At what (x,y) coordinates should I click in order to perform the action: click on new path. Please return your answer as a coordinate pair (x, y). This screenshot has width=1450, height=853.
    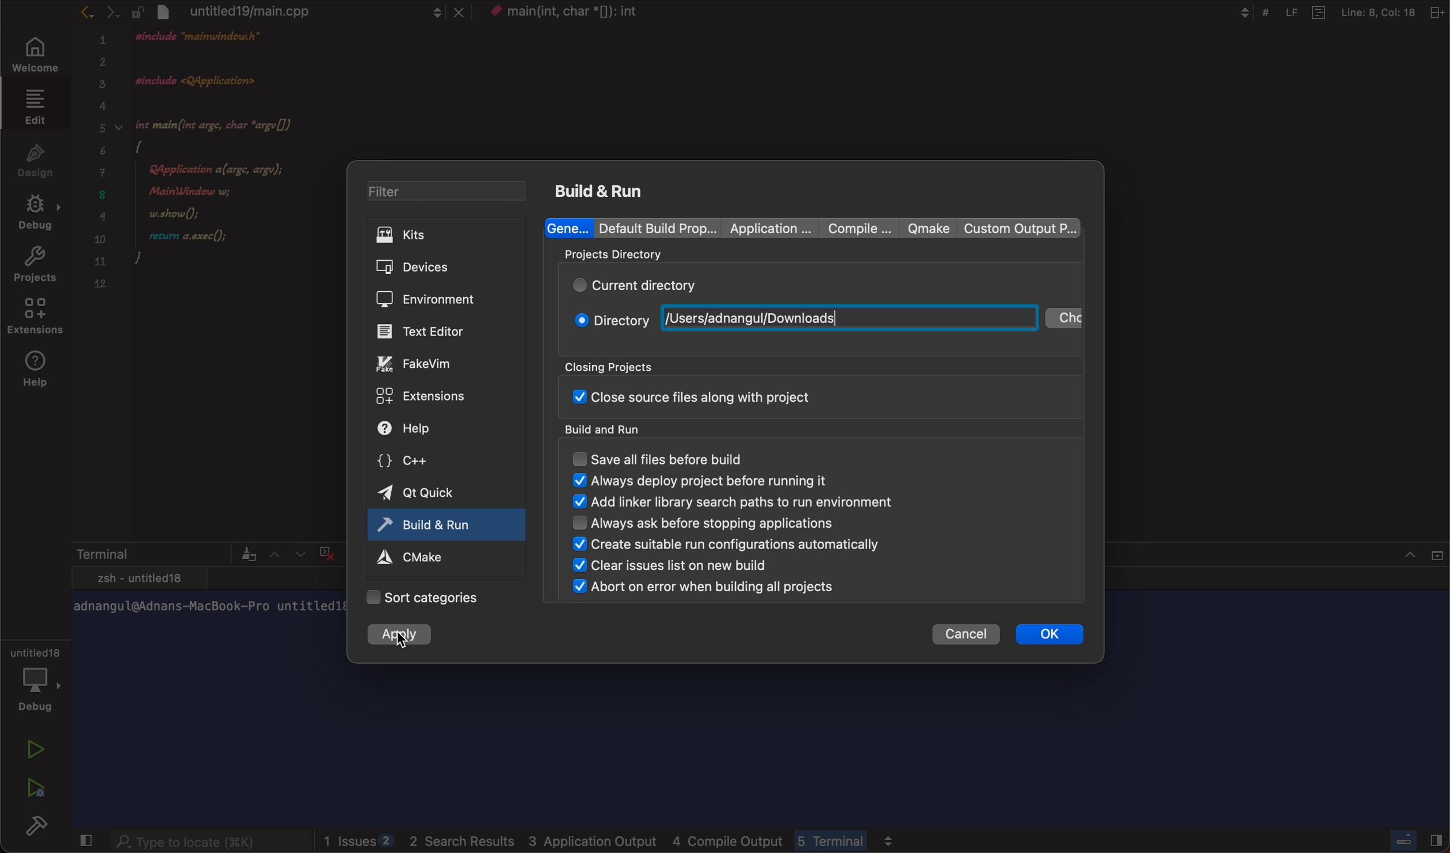
    Looking at the image, I should click on (802, 318).